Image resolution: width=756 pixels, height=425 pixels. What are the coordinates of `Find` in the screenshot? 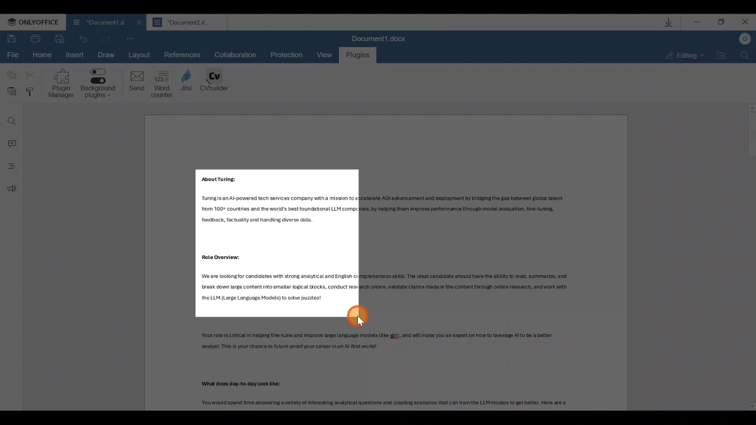 It's located at (745, 58).